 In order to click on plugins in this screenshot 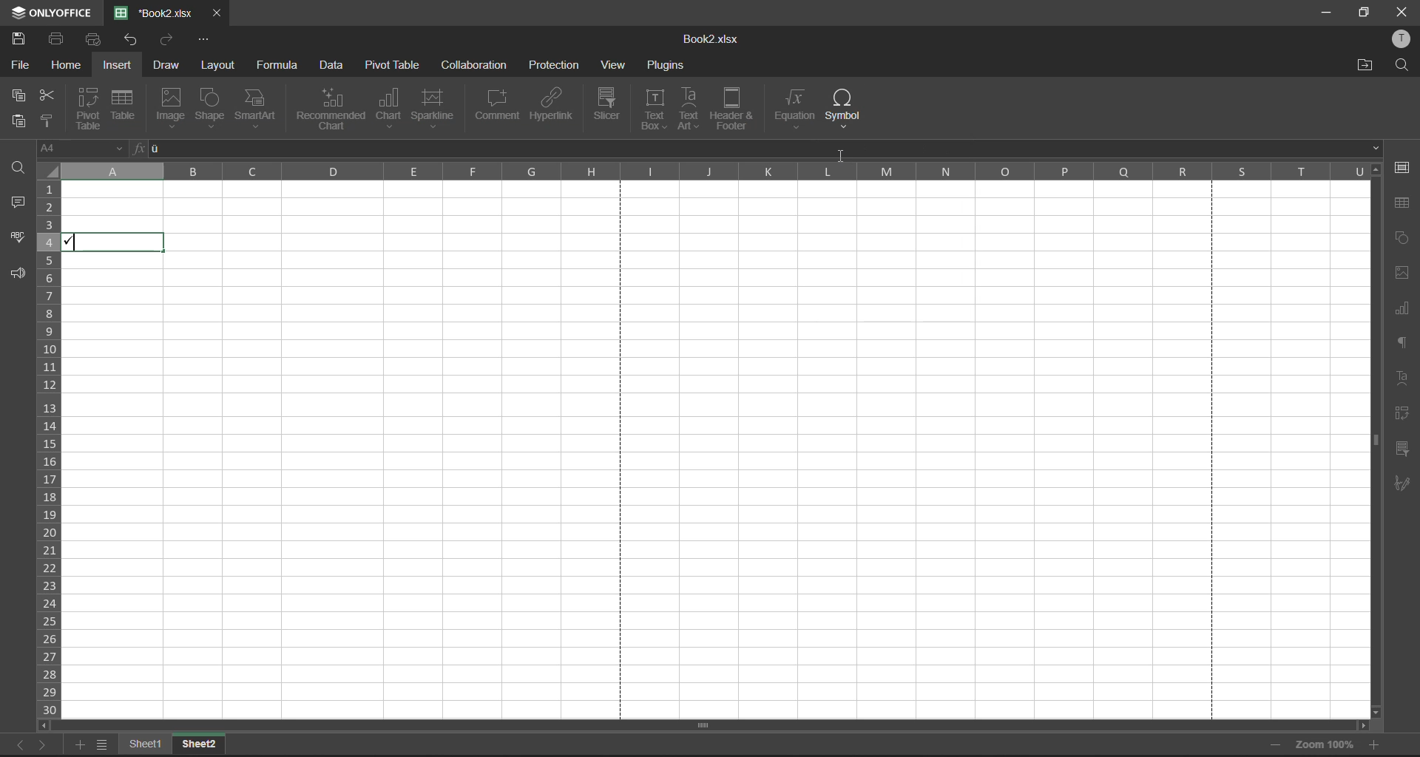, I will do `click(664, 66)`.